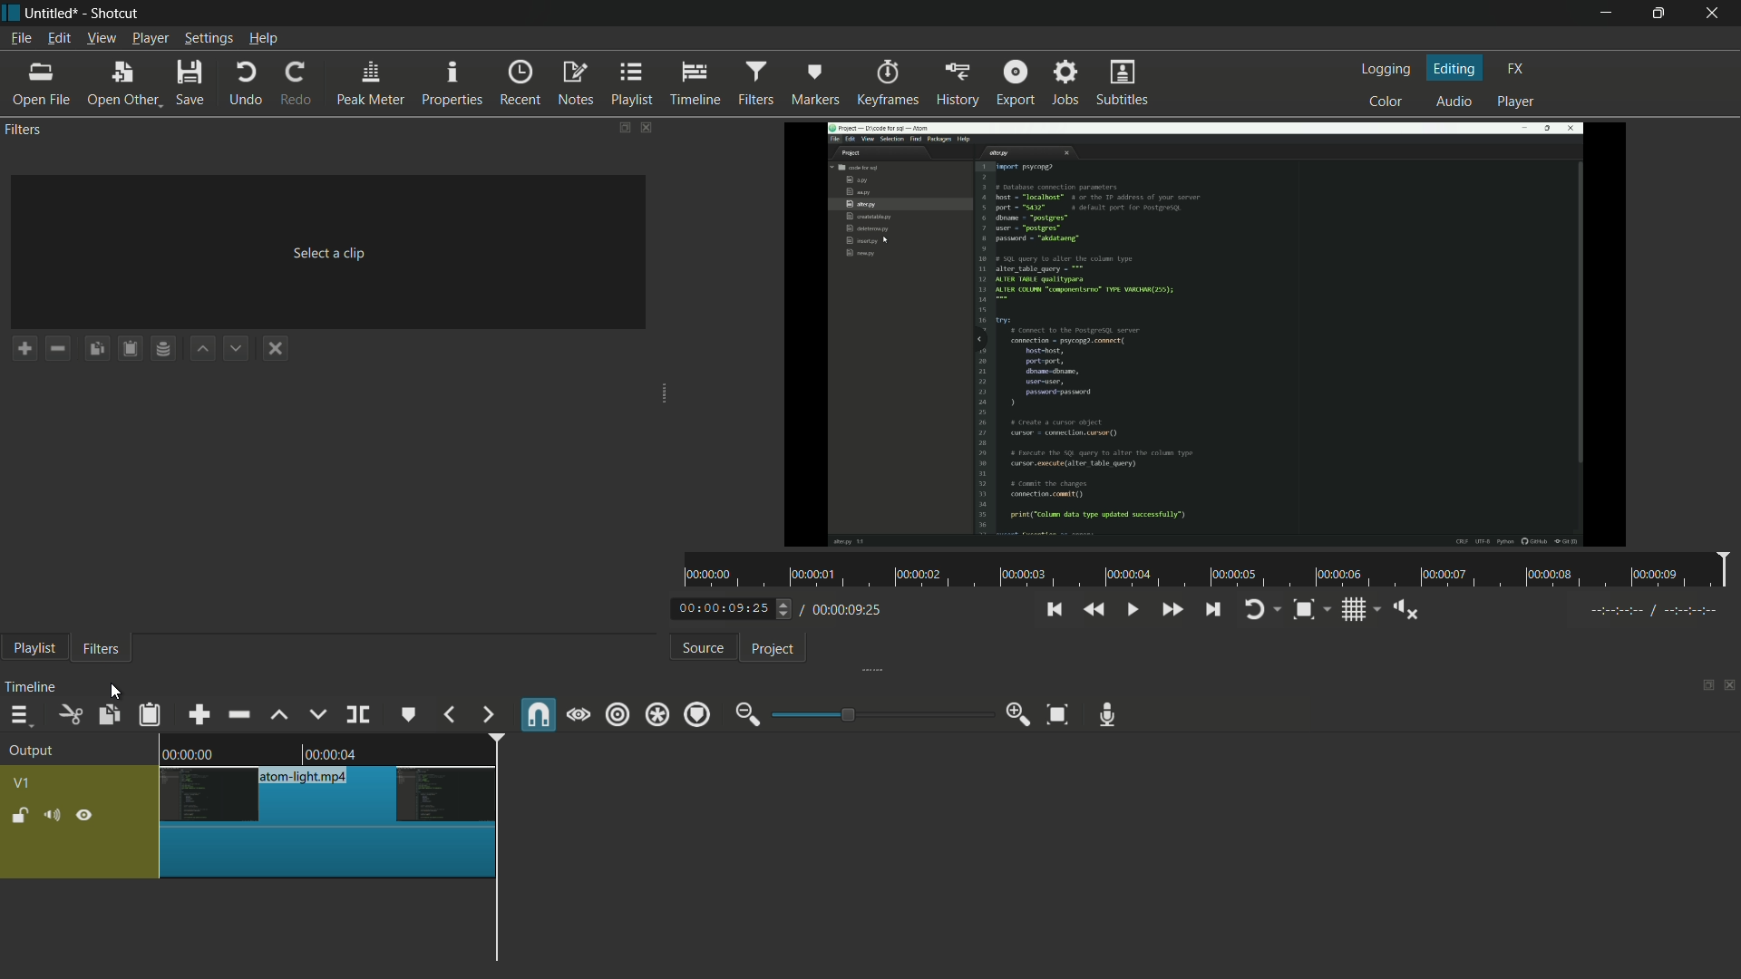  What do you see at coordinates (150, 38) in the screenshot?
I see `player menu` at bounding box center [150, 38].